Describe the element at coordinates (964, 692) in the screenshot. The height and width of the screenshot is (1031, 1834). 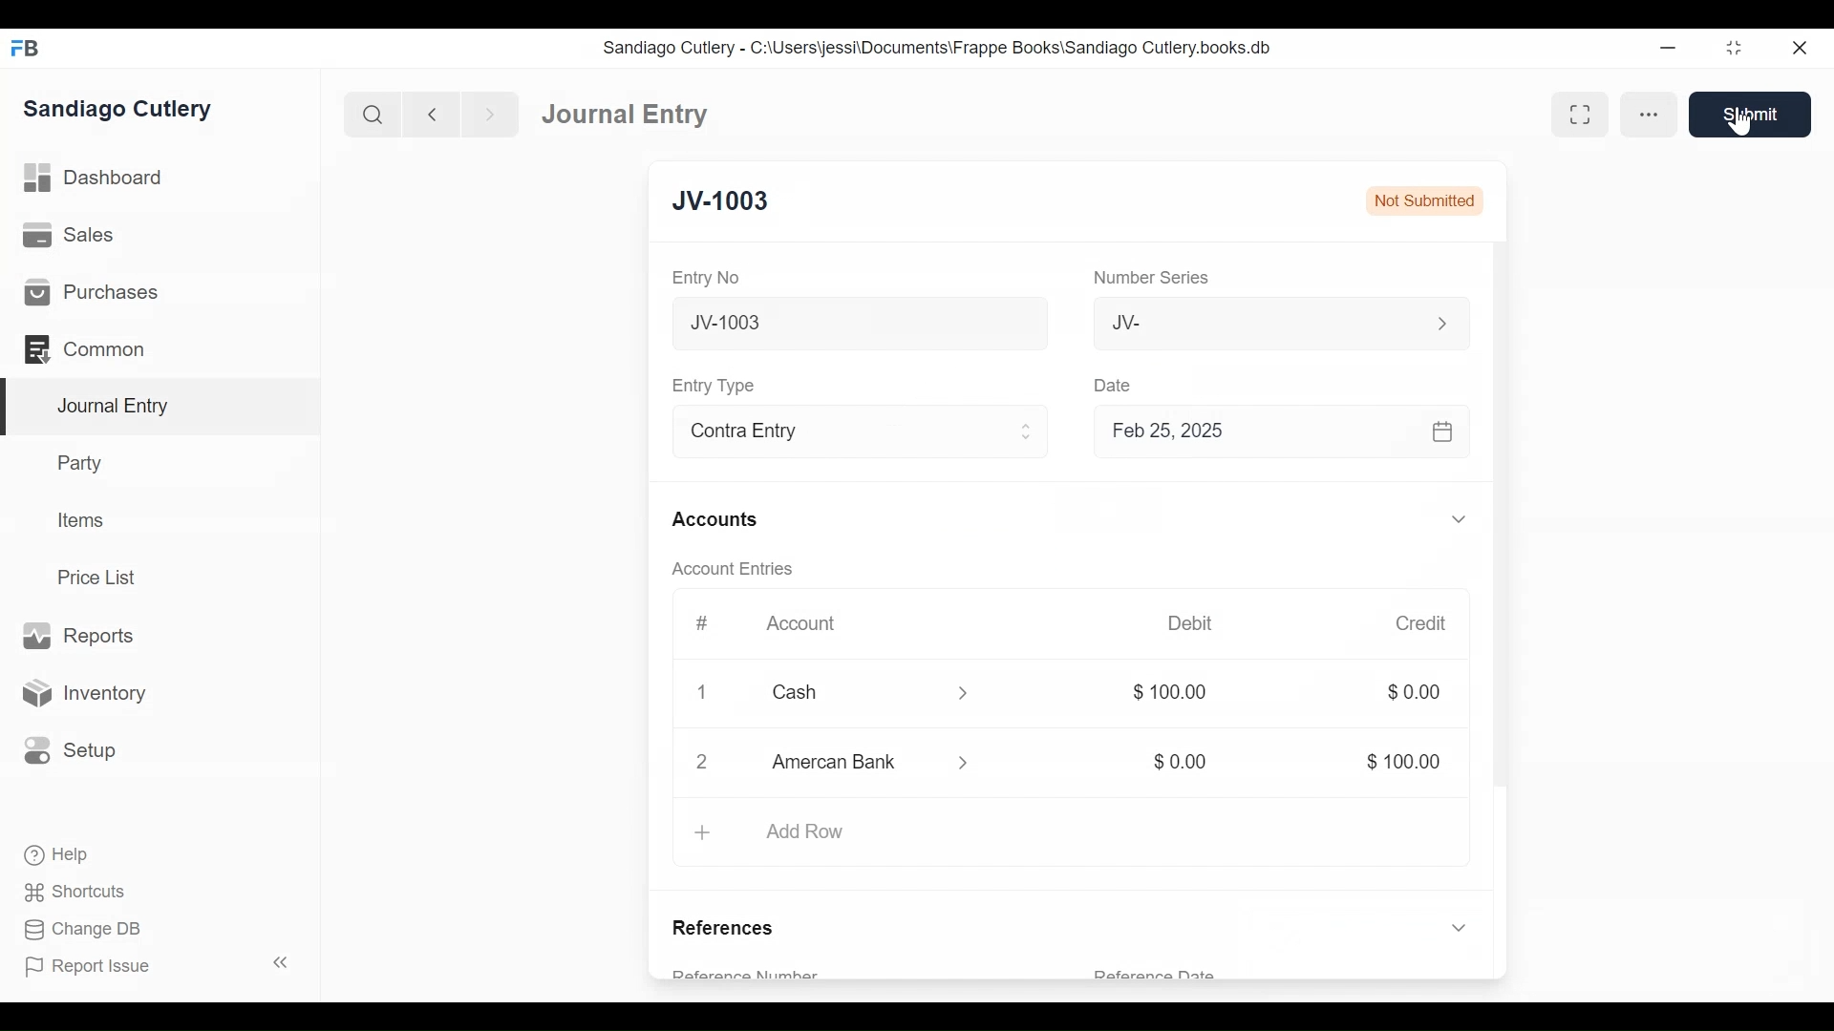
I see `Expand` at that location.